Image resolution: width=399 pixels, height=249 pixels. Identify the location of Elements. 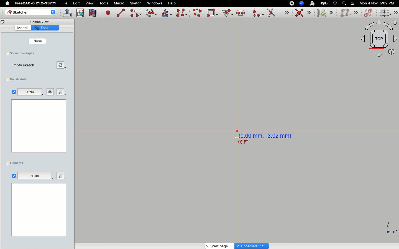
(16, 163).